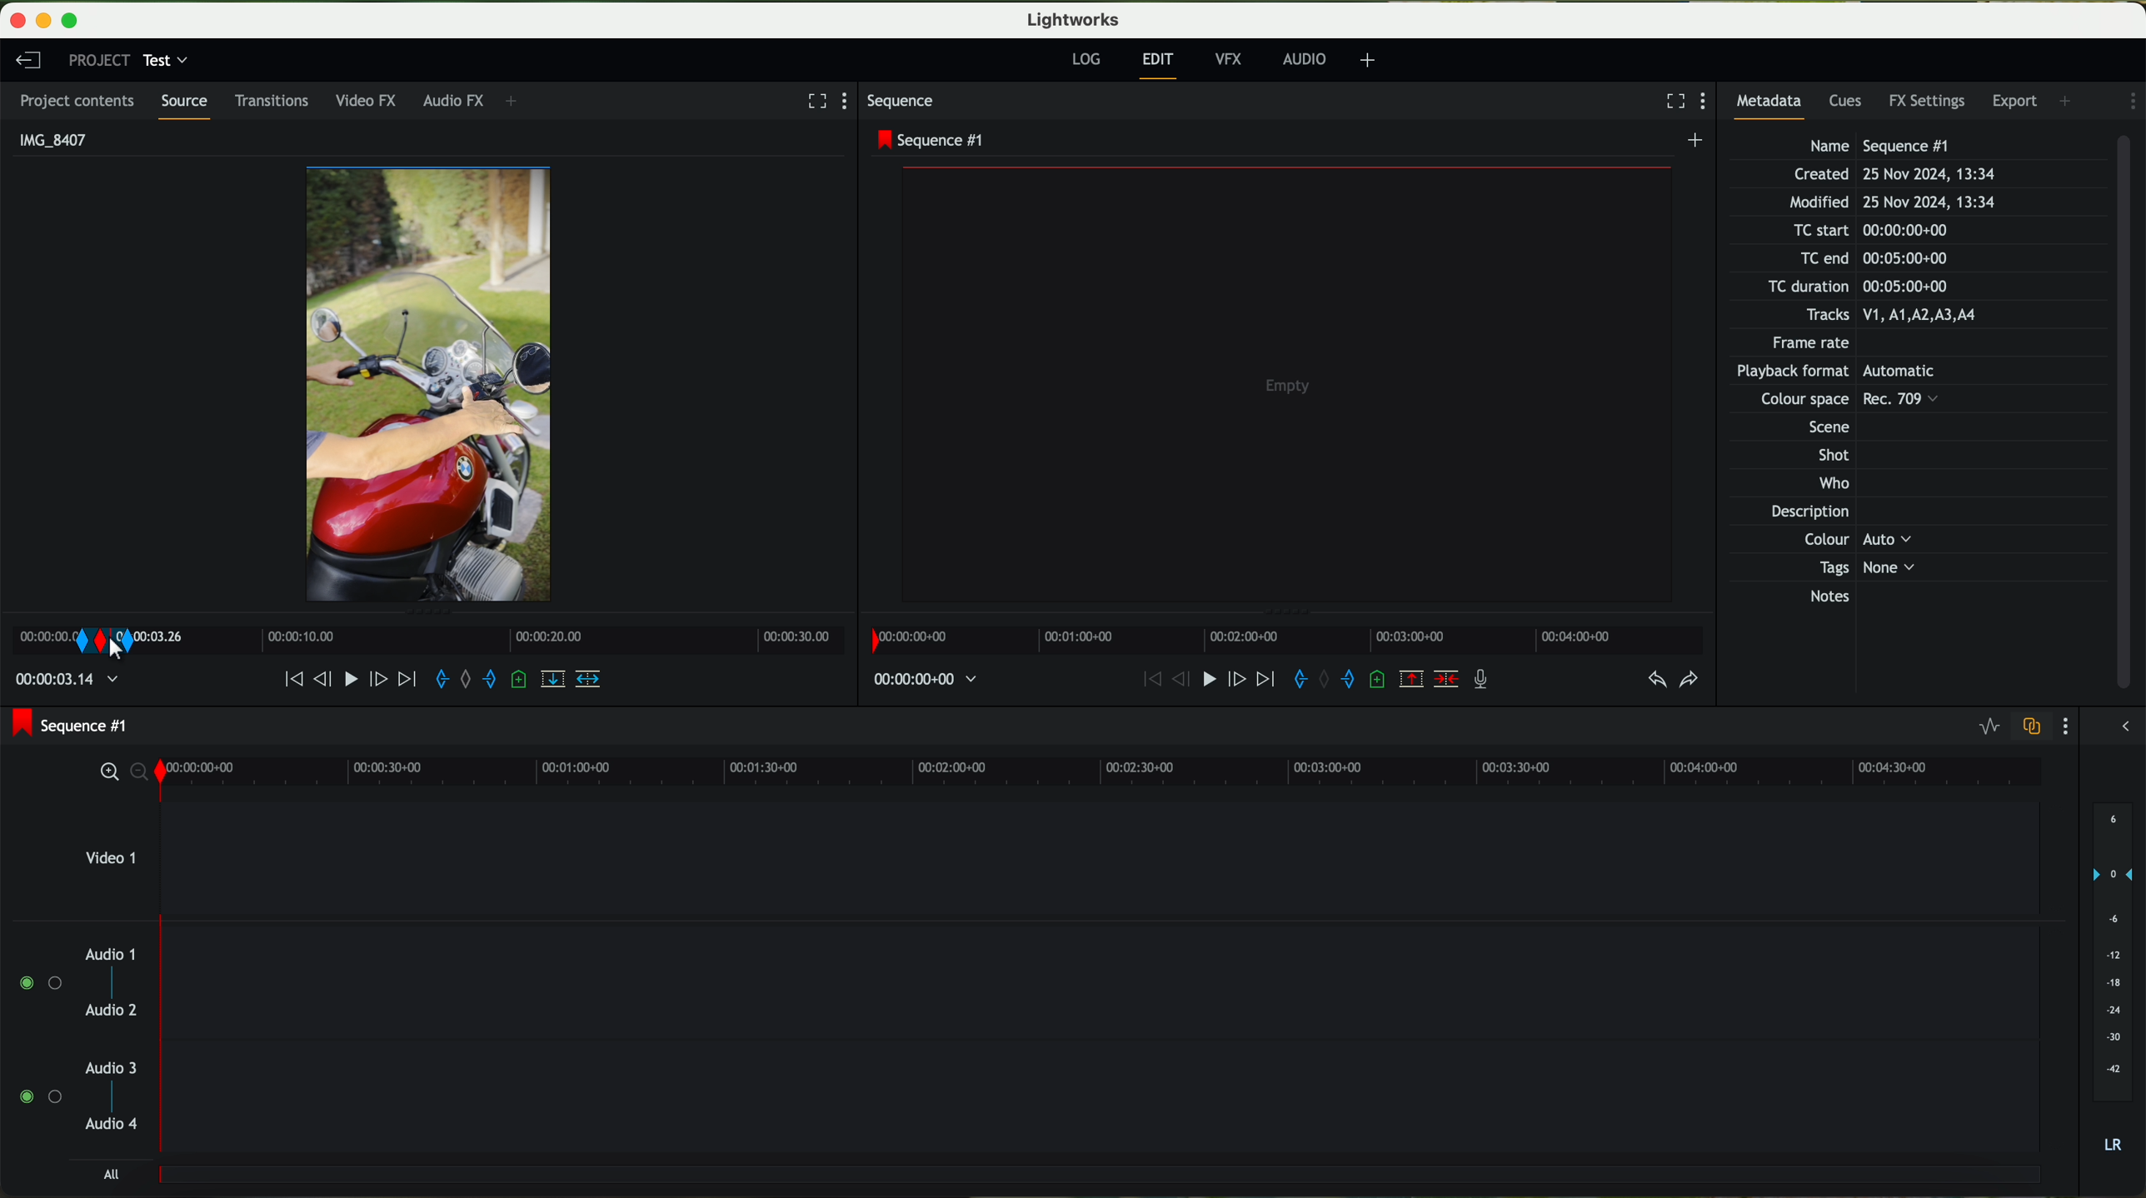 This screenshot has height=1198, width=2146. Describe the element at coordinates (1707, 102) in the screenshot. I see `show settings menu` at that location.